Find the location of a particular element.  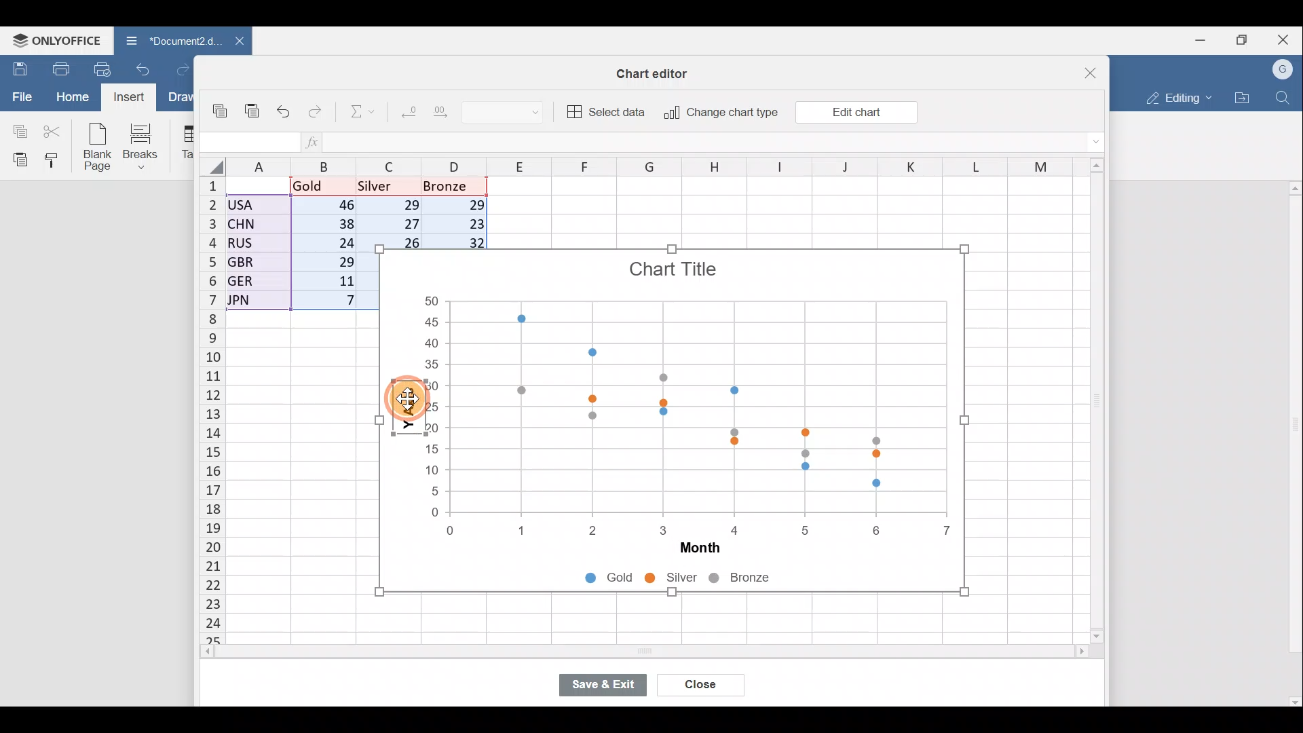

Close is located at coordinates (700, 683).